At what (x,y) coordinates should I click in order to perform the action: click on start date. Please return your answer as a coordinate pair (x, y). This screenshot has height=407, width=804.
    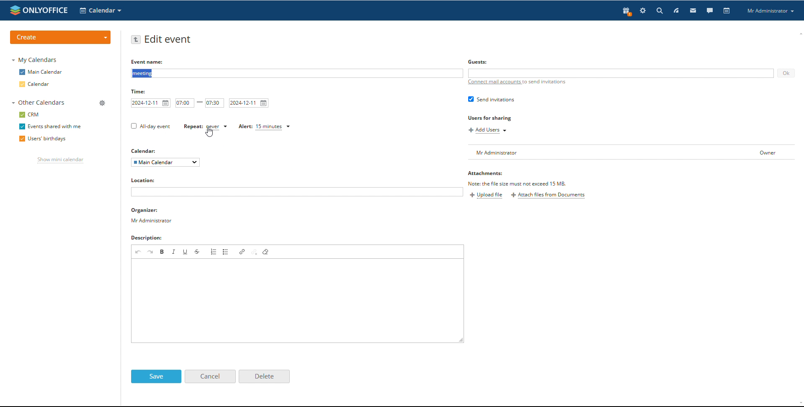
    Looking at the image, I should click on (151, 103).